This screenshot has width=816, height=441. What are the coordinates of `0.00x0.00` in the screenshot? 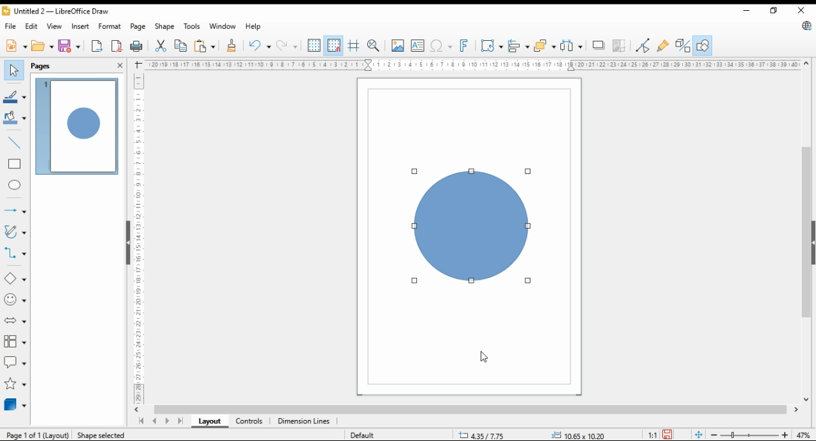 It's located at (576, 435).